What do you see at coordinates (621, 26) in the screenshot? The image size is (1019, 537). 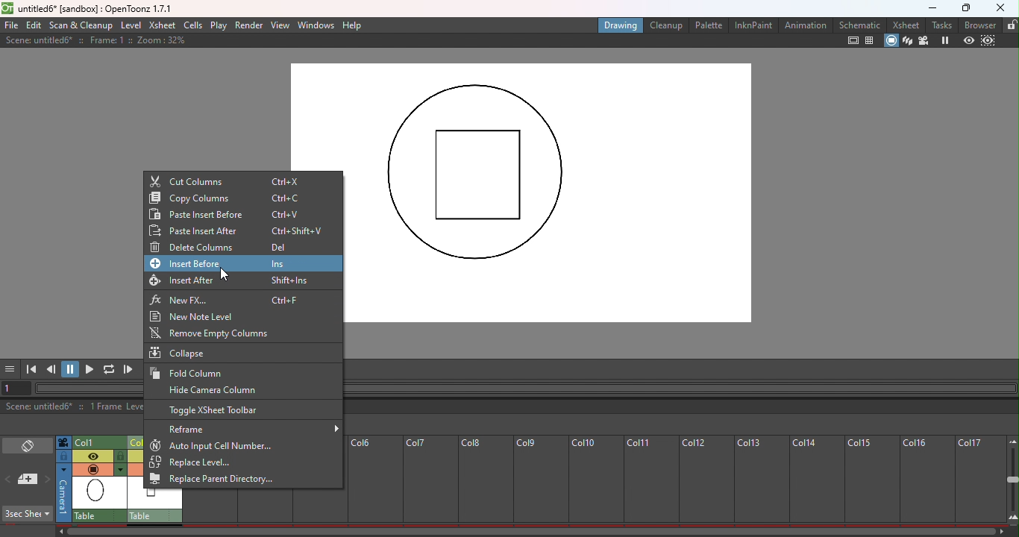 I see `Drawing` at bounding box center [621, 26].